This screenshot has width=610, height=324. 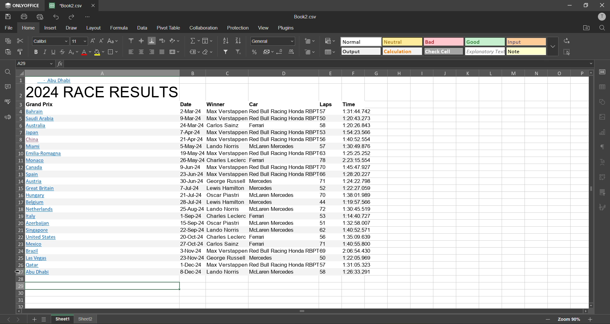 What do you see at coordinates (142, 52) in the screenshot?
I see `align center` at bounding box center [142, 52].